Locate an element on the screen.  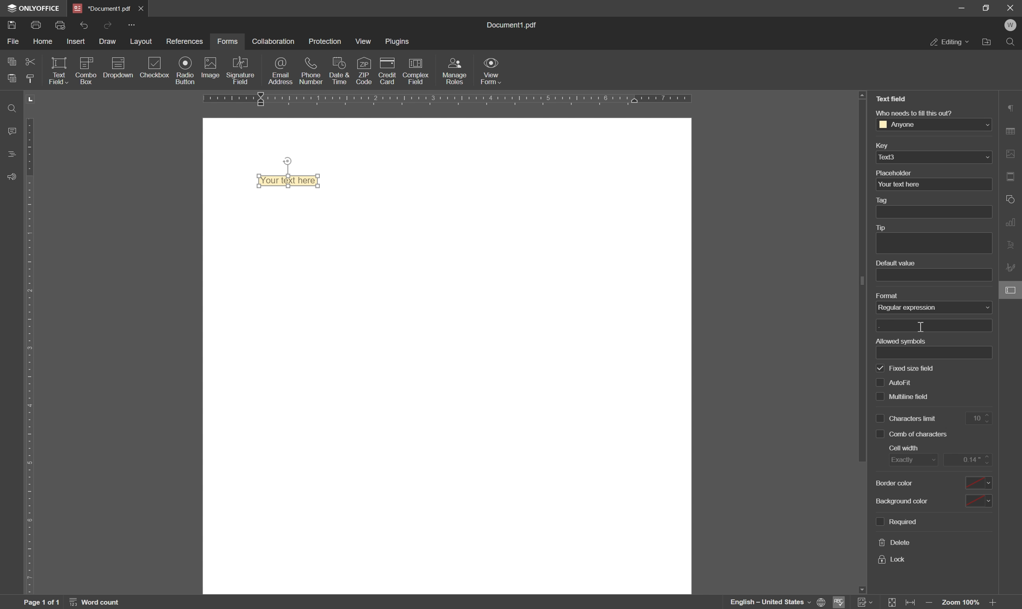
protection is located at coordinates (326, 40).